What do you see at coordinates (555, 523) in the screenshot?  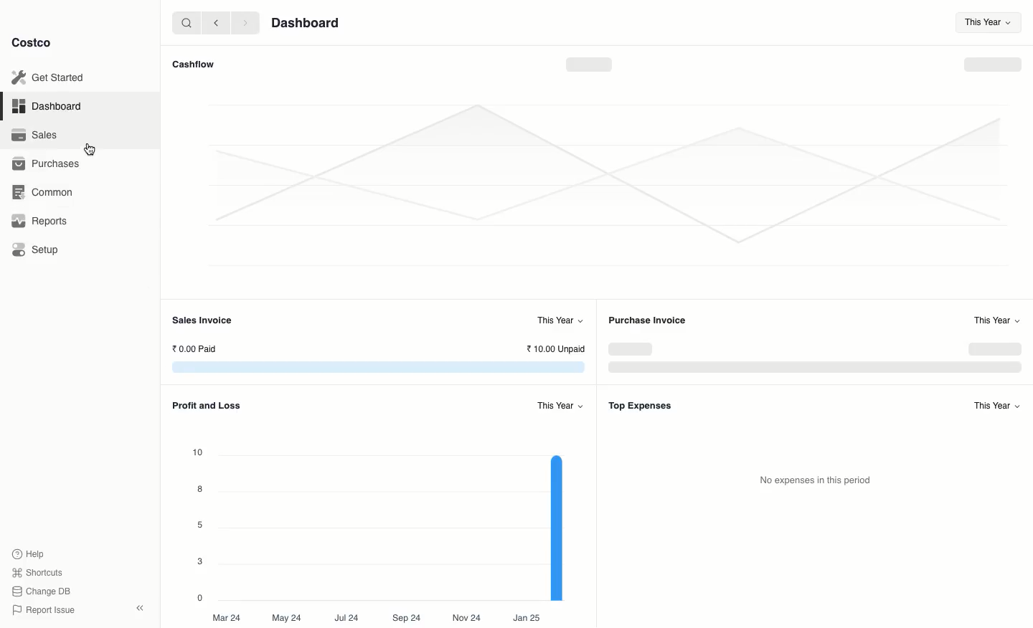 I see `graph` at bounding box center [555, 523].